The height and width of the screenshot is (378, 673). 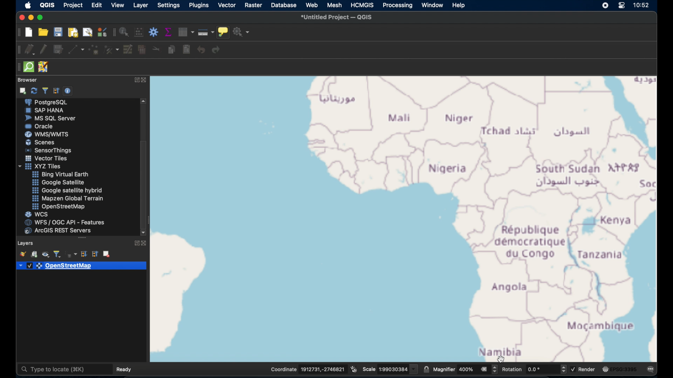 What do you see at coordinates (28, 5) in the screenshot?
I see `apple. logo` at bounding box center [28, 5].